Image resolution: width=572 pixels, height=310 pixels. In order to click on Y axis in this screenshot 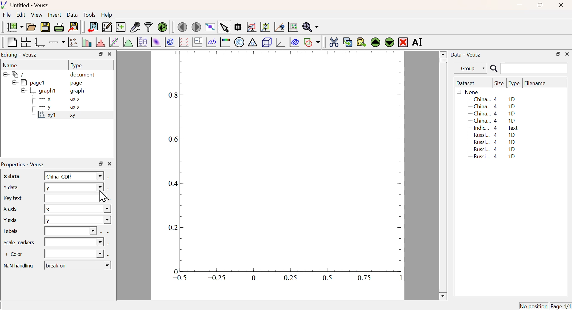, I will do `click(11, 219)`.